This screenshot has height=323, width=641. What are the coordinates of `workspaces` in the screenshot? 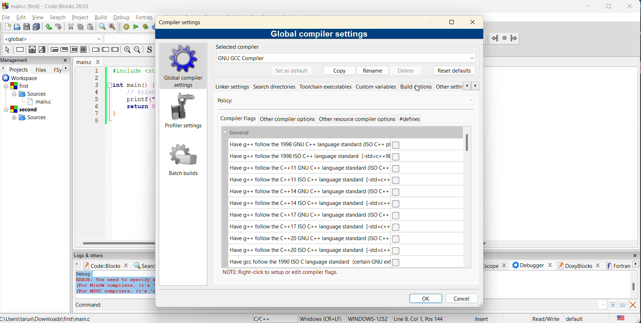 It's located at (31, 100).